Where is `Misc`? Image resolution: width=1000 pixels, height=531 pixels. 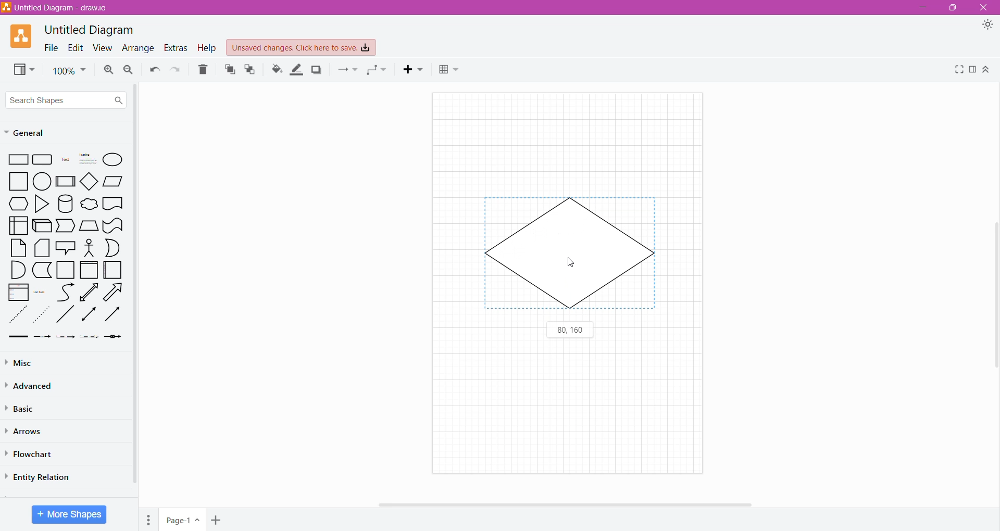
Misc is located at coordinates (21, 363).